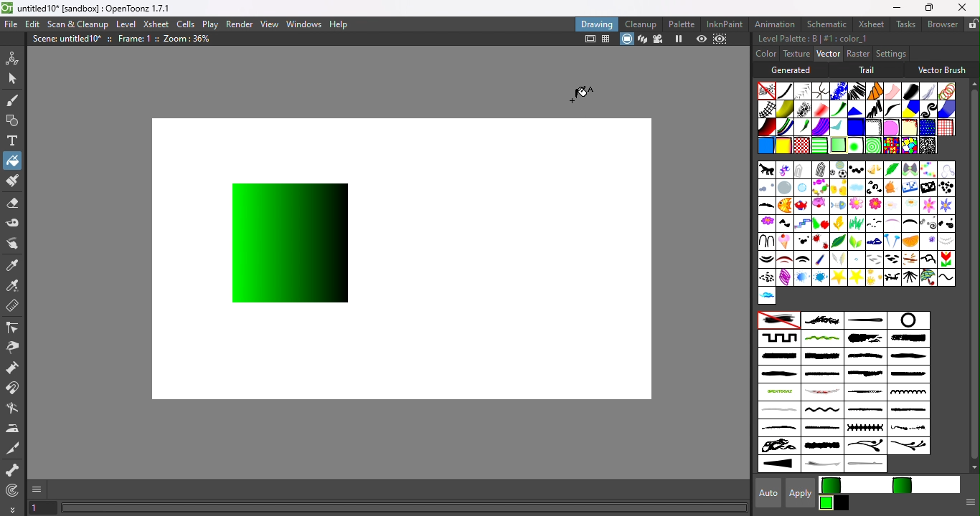  Describe the element at coordinates (908, 429) in the screenshot. I see `splashes` at that location.